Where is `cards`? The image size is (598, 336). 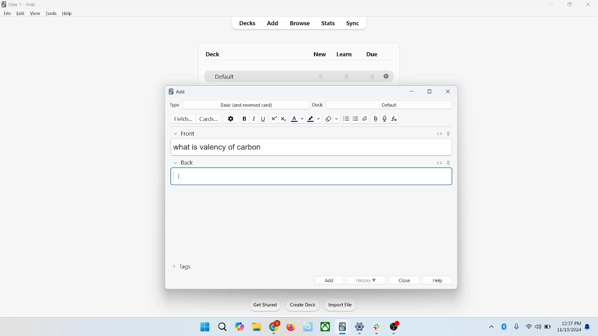
cards is located at coordinates (209, 119).